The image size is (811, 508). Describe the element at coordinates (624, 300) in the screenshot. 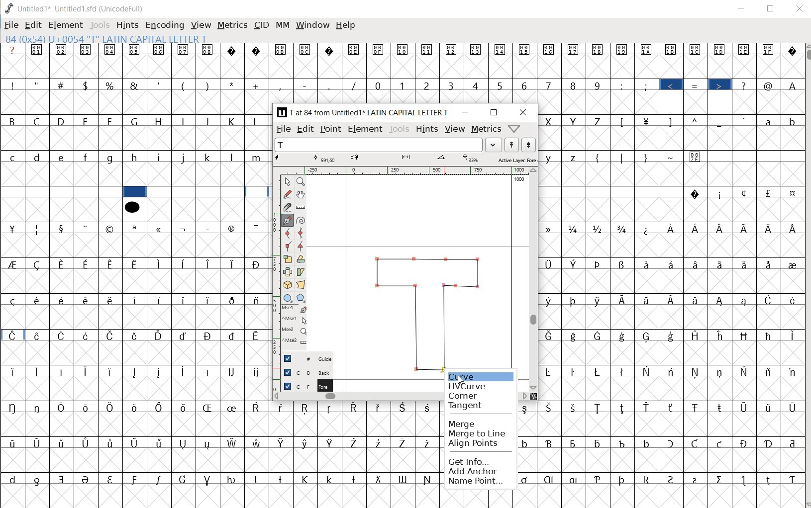

I see `Symbol` at that location.